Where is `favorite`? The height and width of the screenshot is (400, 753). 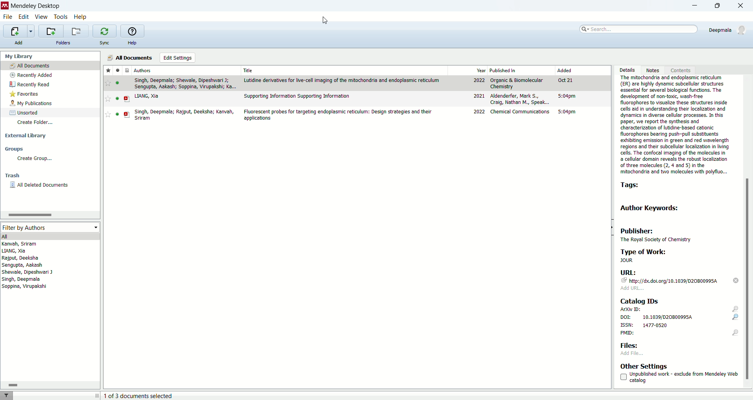 favorite is located at coordinates (108, 114).